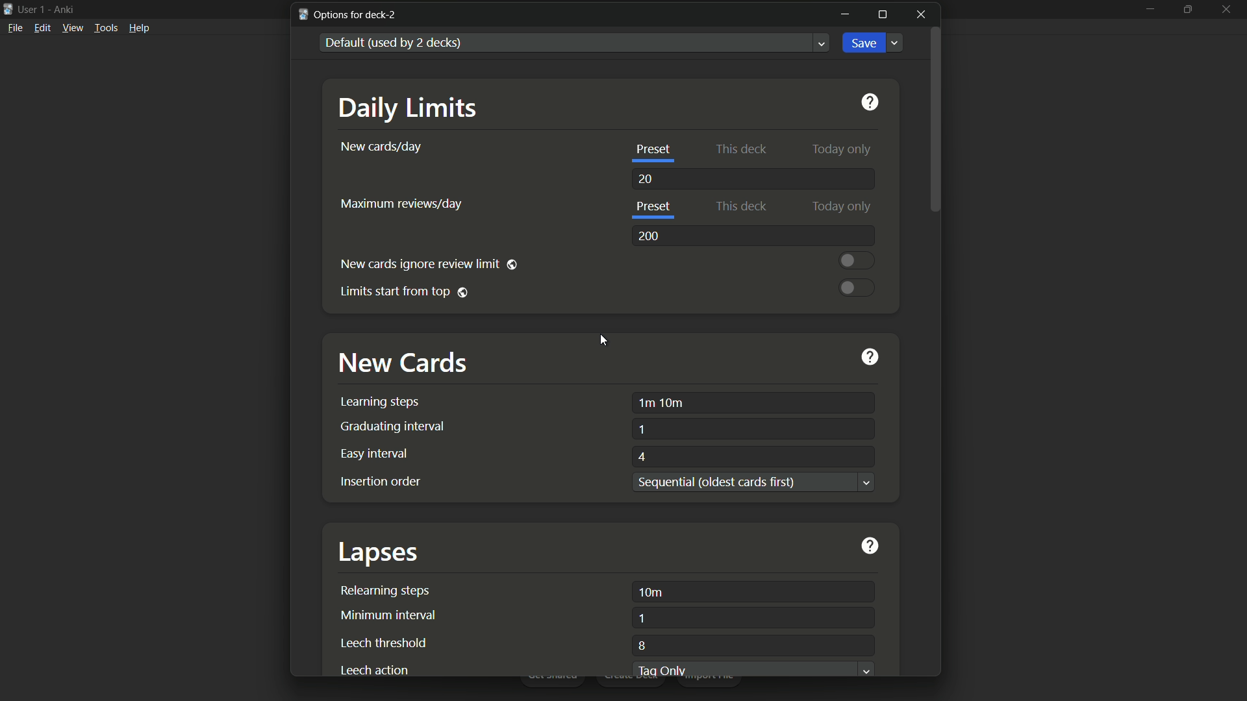  Describe the element at coordinates (391, 426) in the screenshot. I see `graduating interval` at that location.